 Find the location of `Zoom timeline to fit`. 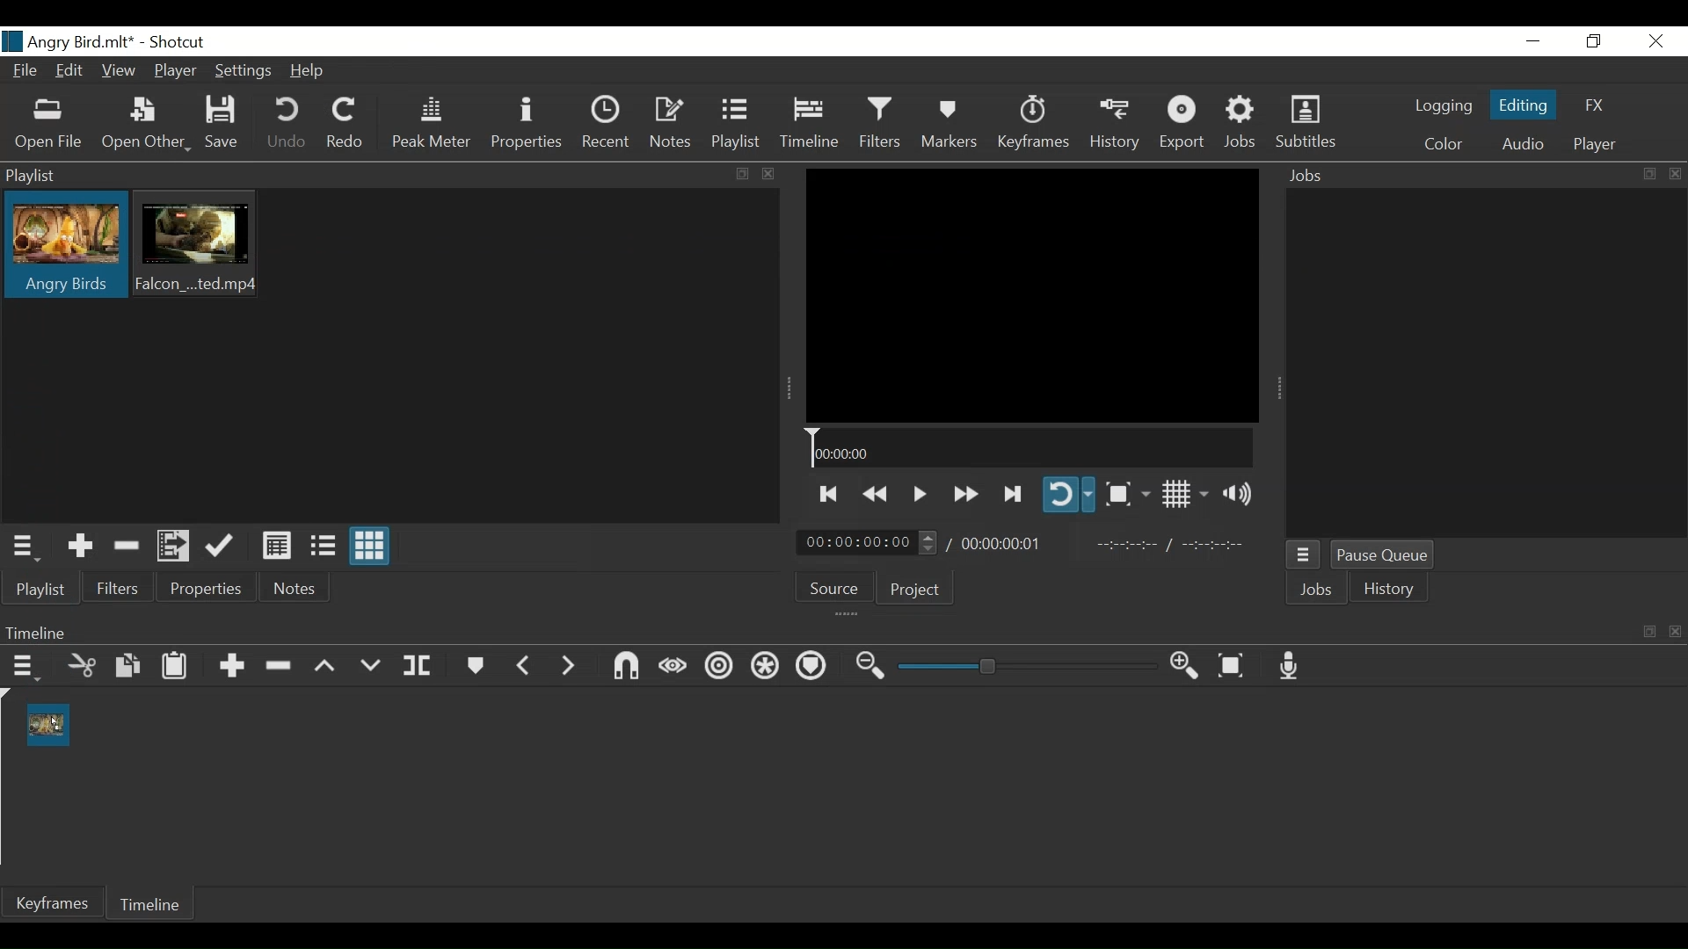

Zoom timeline to fit is located at coordinates (1232, 668).